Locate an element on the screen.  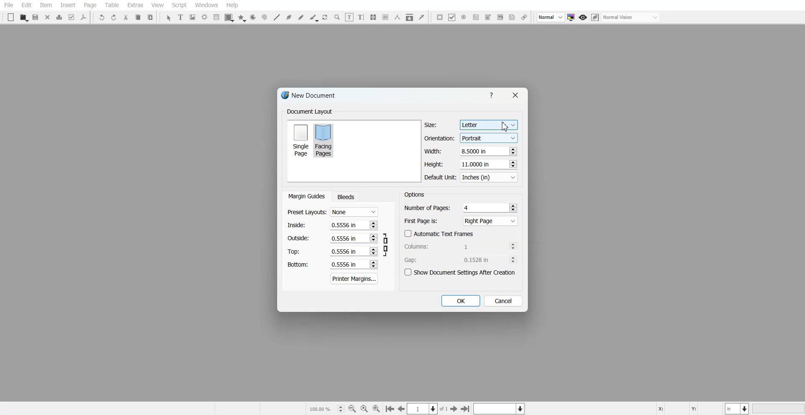
Polygon is located at coordinates (242, 18).